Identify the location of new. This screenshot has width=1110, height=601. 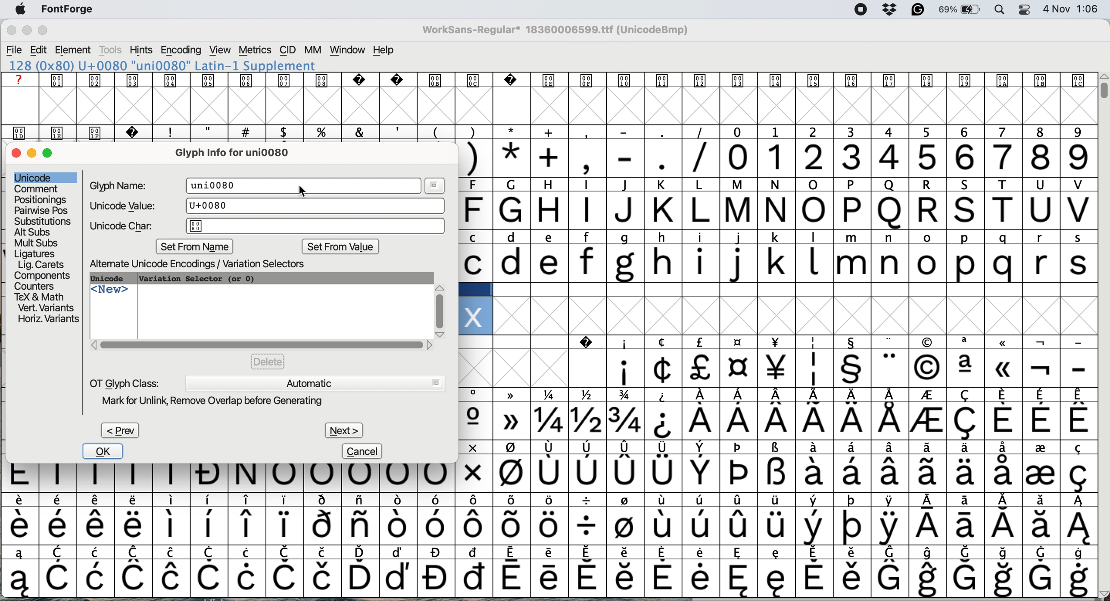
(110, 292).